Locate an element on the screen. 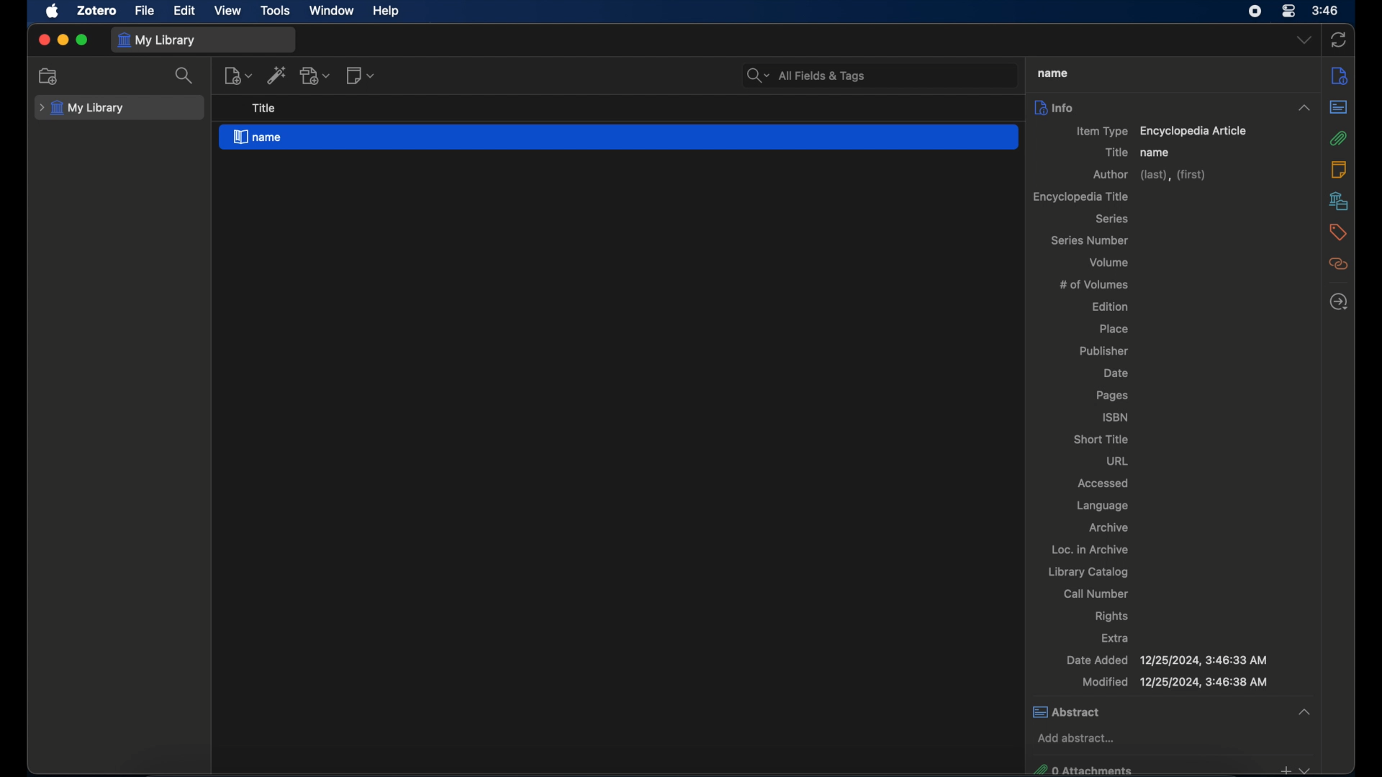 The image size is (1382, 777). series number is located at coordinates (1091, 240).